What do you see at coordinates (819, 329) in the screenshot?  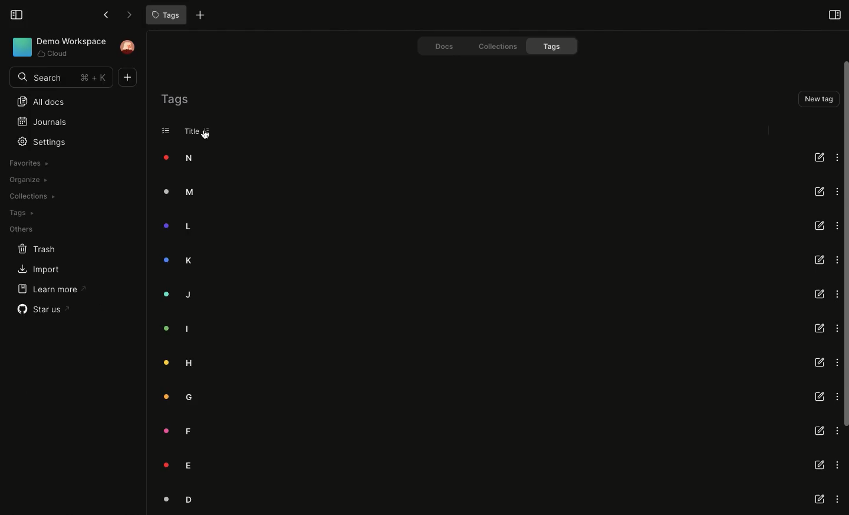 I see `Rename` at bounding box center [819, 329].